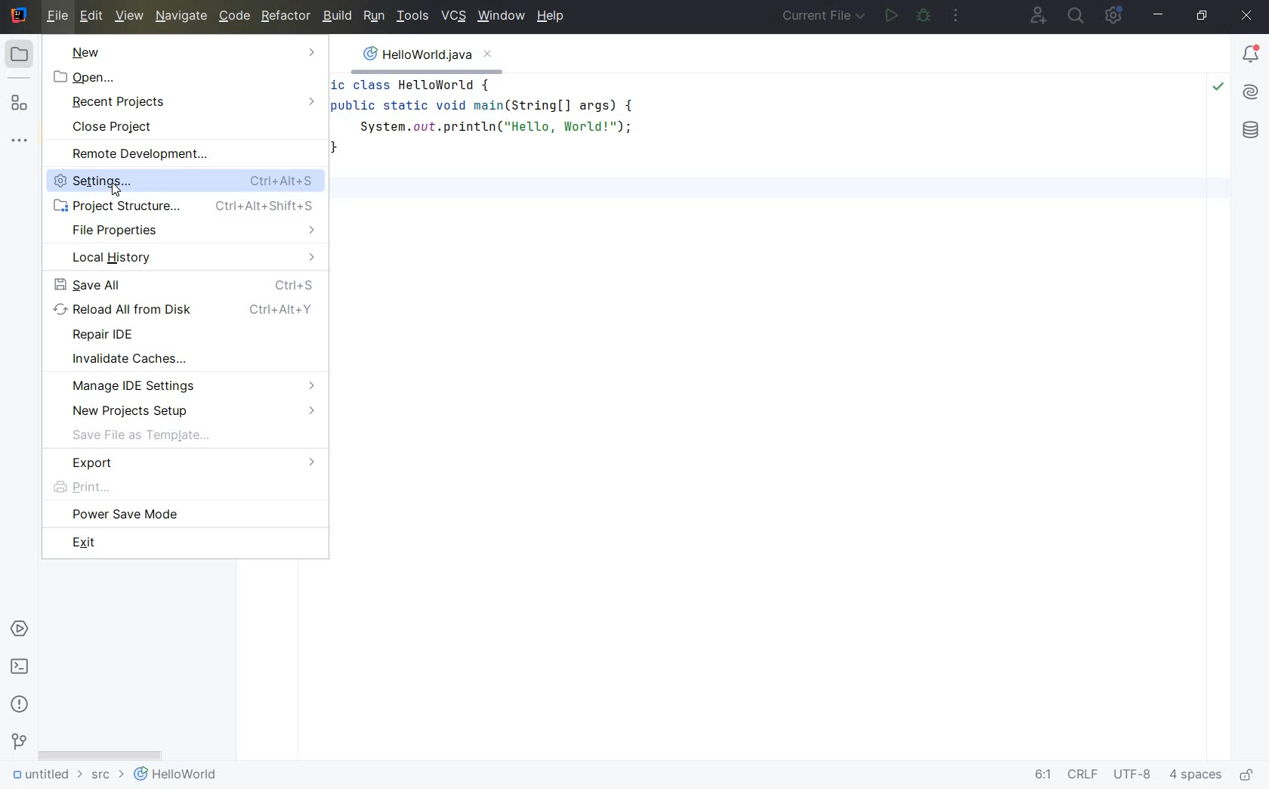  Describe the element at coordinates (175, 777) in the screenshot. I see `helloworld` at that location.